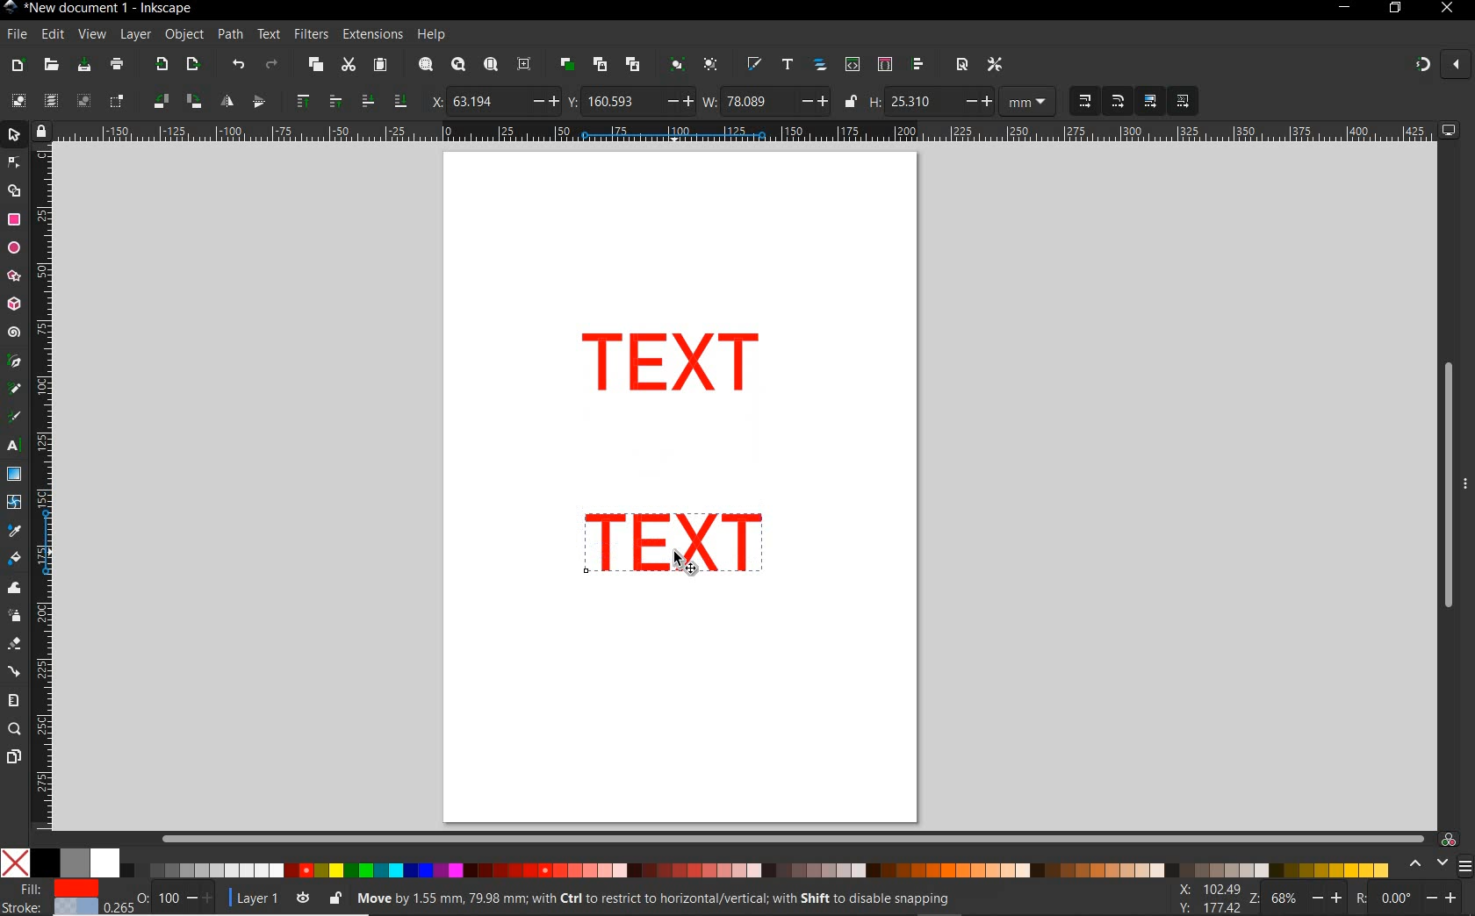 The width and height of the screenshot is (1475, 916). What do you see at coordinates (1151, 102) in the screenshot?
I see `MOVE GRADIENT` at bounding box center [1151, 102].